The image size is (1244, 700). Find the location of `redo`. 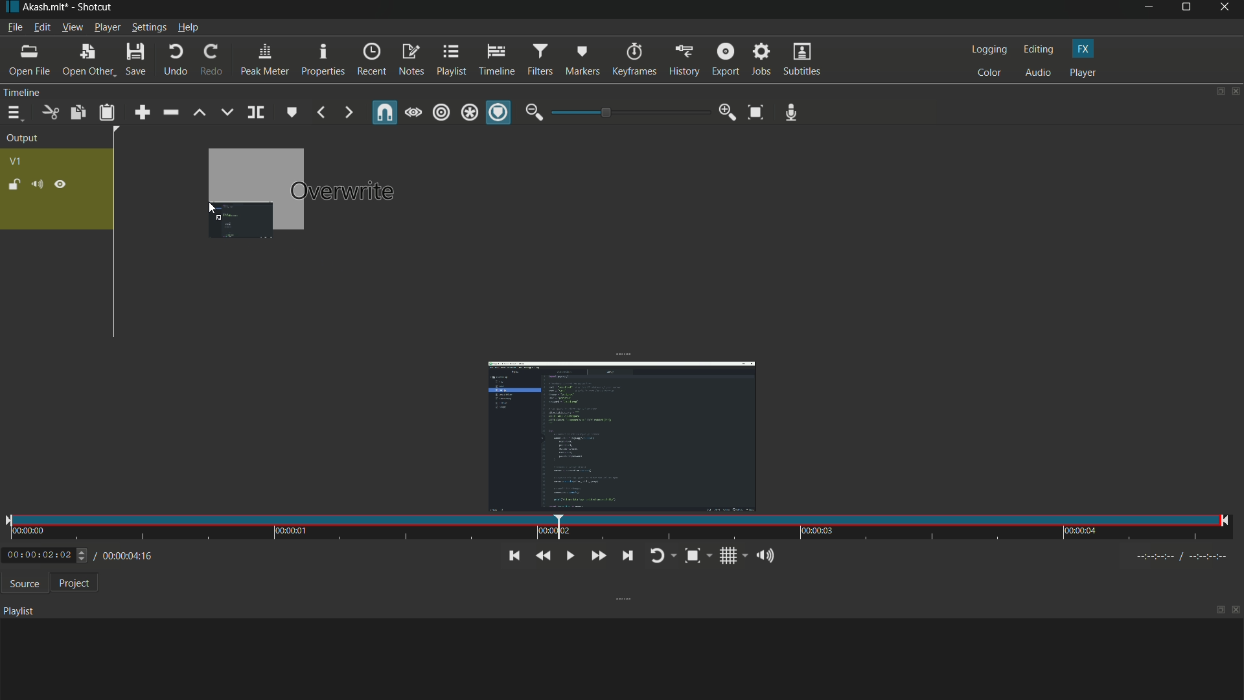

redo is located at coordinates (209, 60).